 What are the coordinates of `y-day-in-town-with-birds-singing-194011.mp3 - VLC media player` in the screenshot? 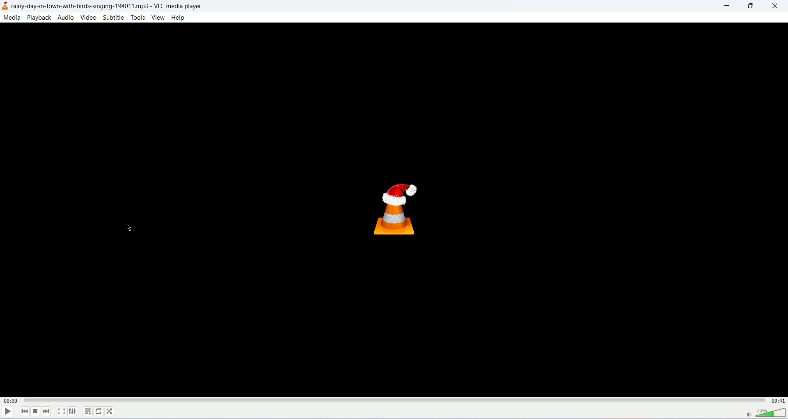 It's located at (116, 5).